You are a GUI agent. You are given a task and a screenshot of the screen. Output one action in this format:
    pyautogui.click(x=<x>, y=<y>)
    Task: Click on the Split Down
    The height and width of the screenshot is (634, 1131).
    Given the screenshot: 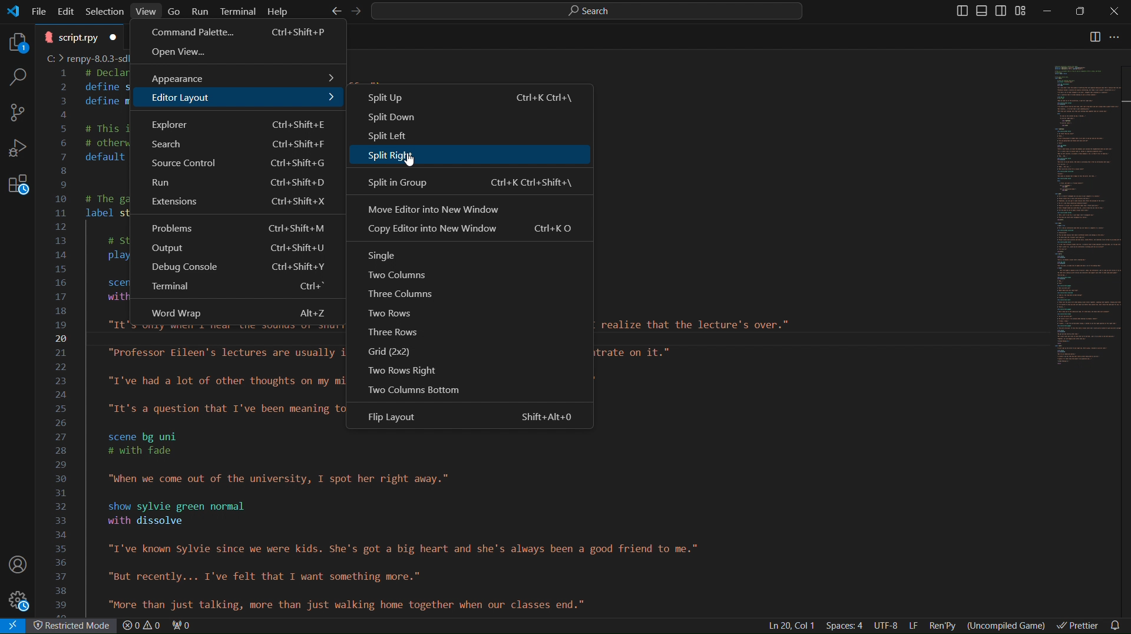 What is the action you would take?
    pyautogui.click(x=471, y=120)
    